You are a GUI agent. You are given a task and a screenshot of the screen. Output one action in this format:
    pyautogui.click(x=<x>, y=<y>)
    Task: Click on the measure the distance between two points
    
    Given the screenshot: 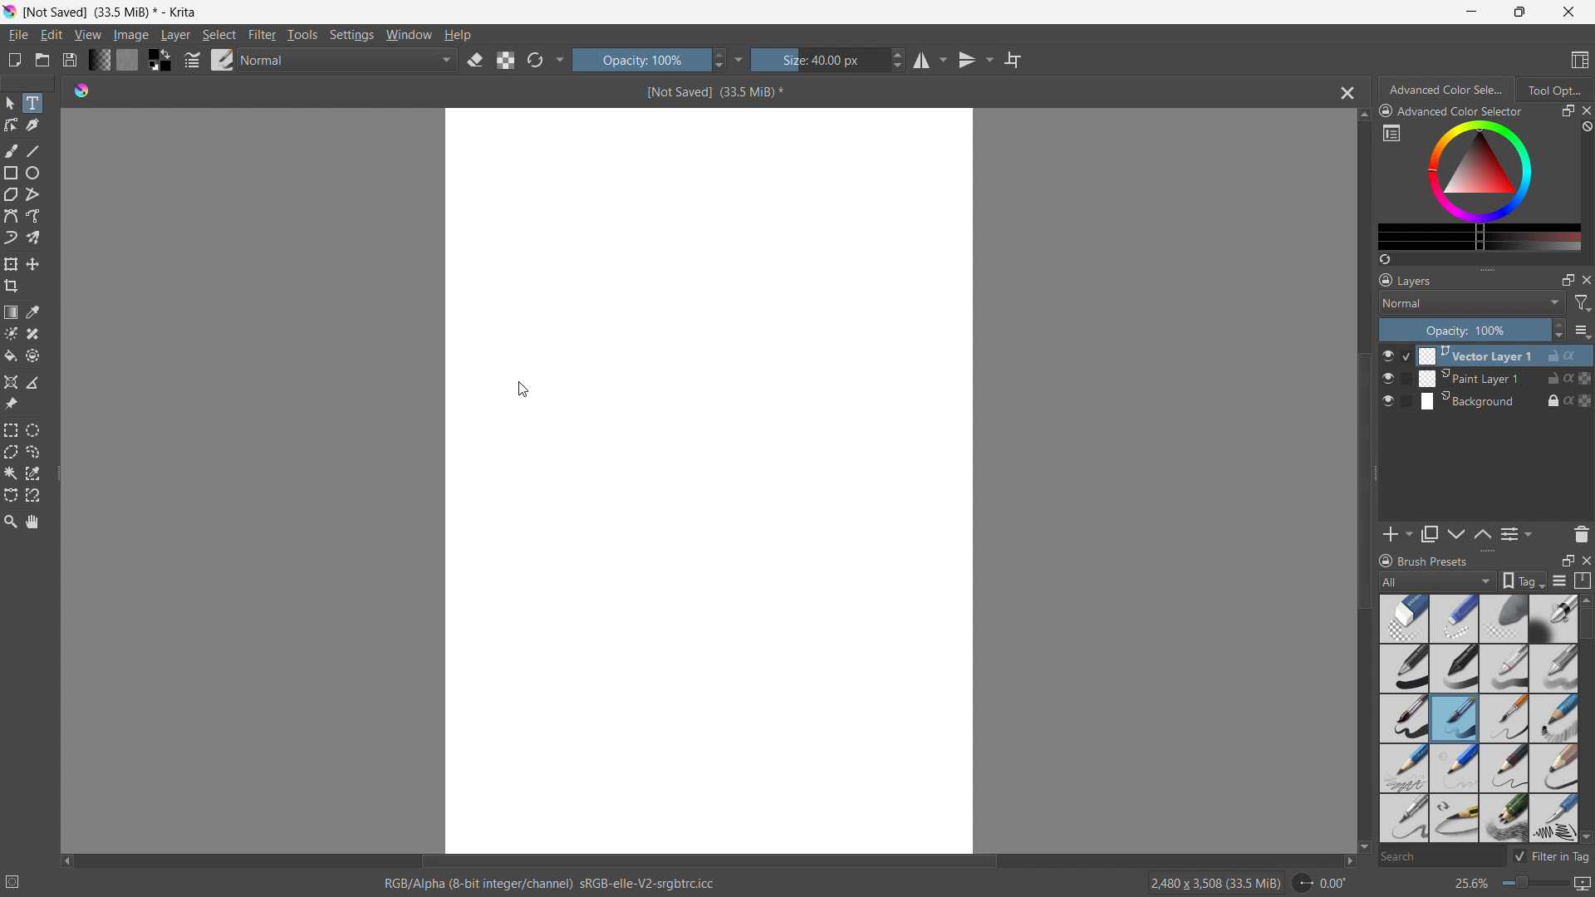 What is the action you would take?
    pyautogui.click(x=33, y=382)
    